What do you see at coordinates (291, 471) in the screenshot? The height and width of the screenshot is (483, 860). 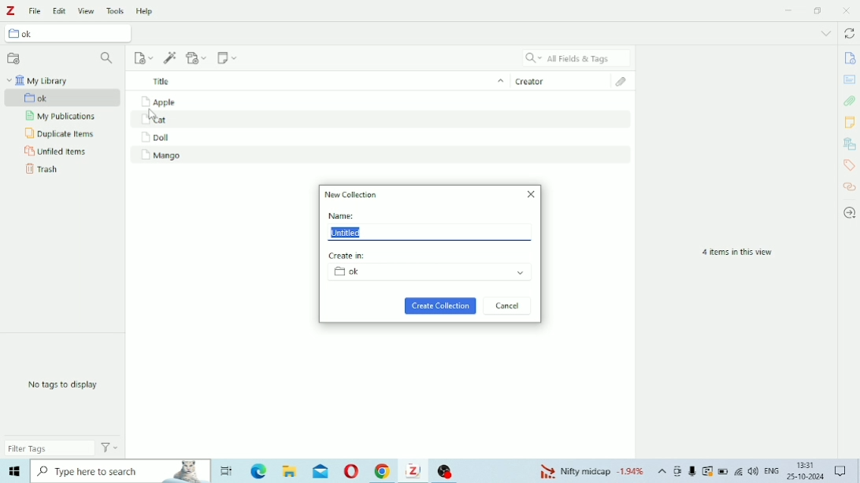 I see `File Explorer` at bounding box center [291, 471].